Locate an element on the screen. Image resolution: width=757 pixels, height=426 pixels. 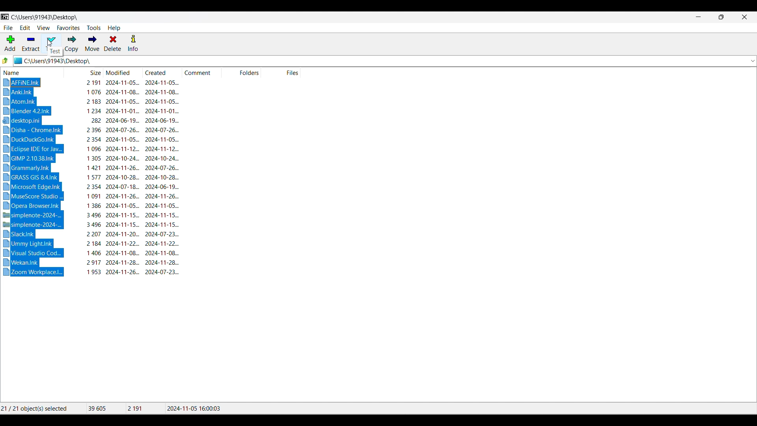
Edit menu is located at coordinates (25, 28).